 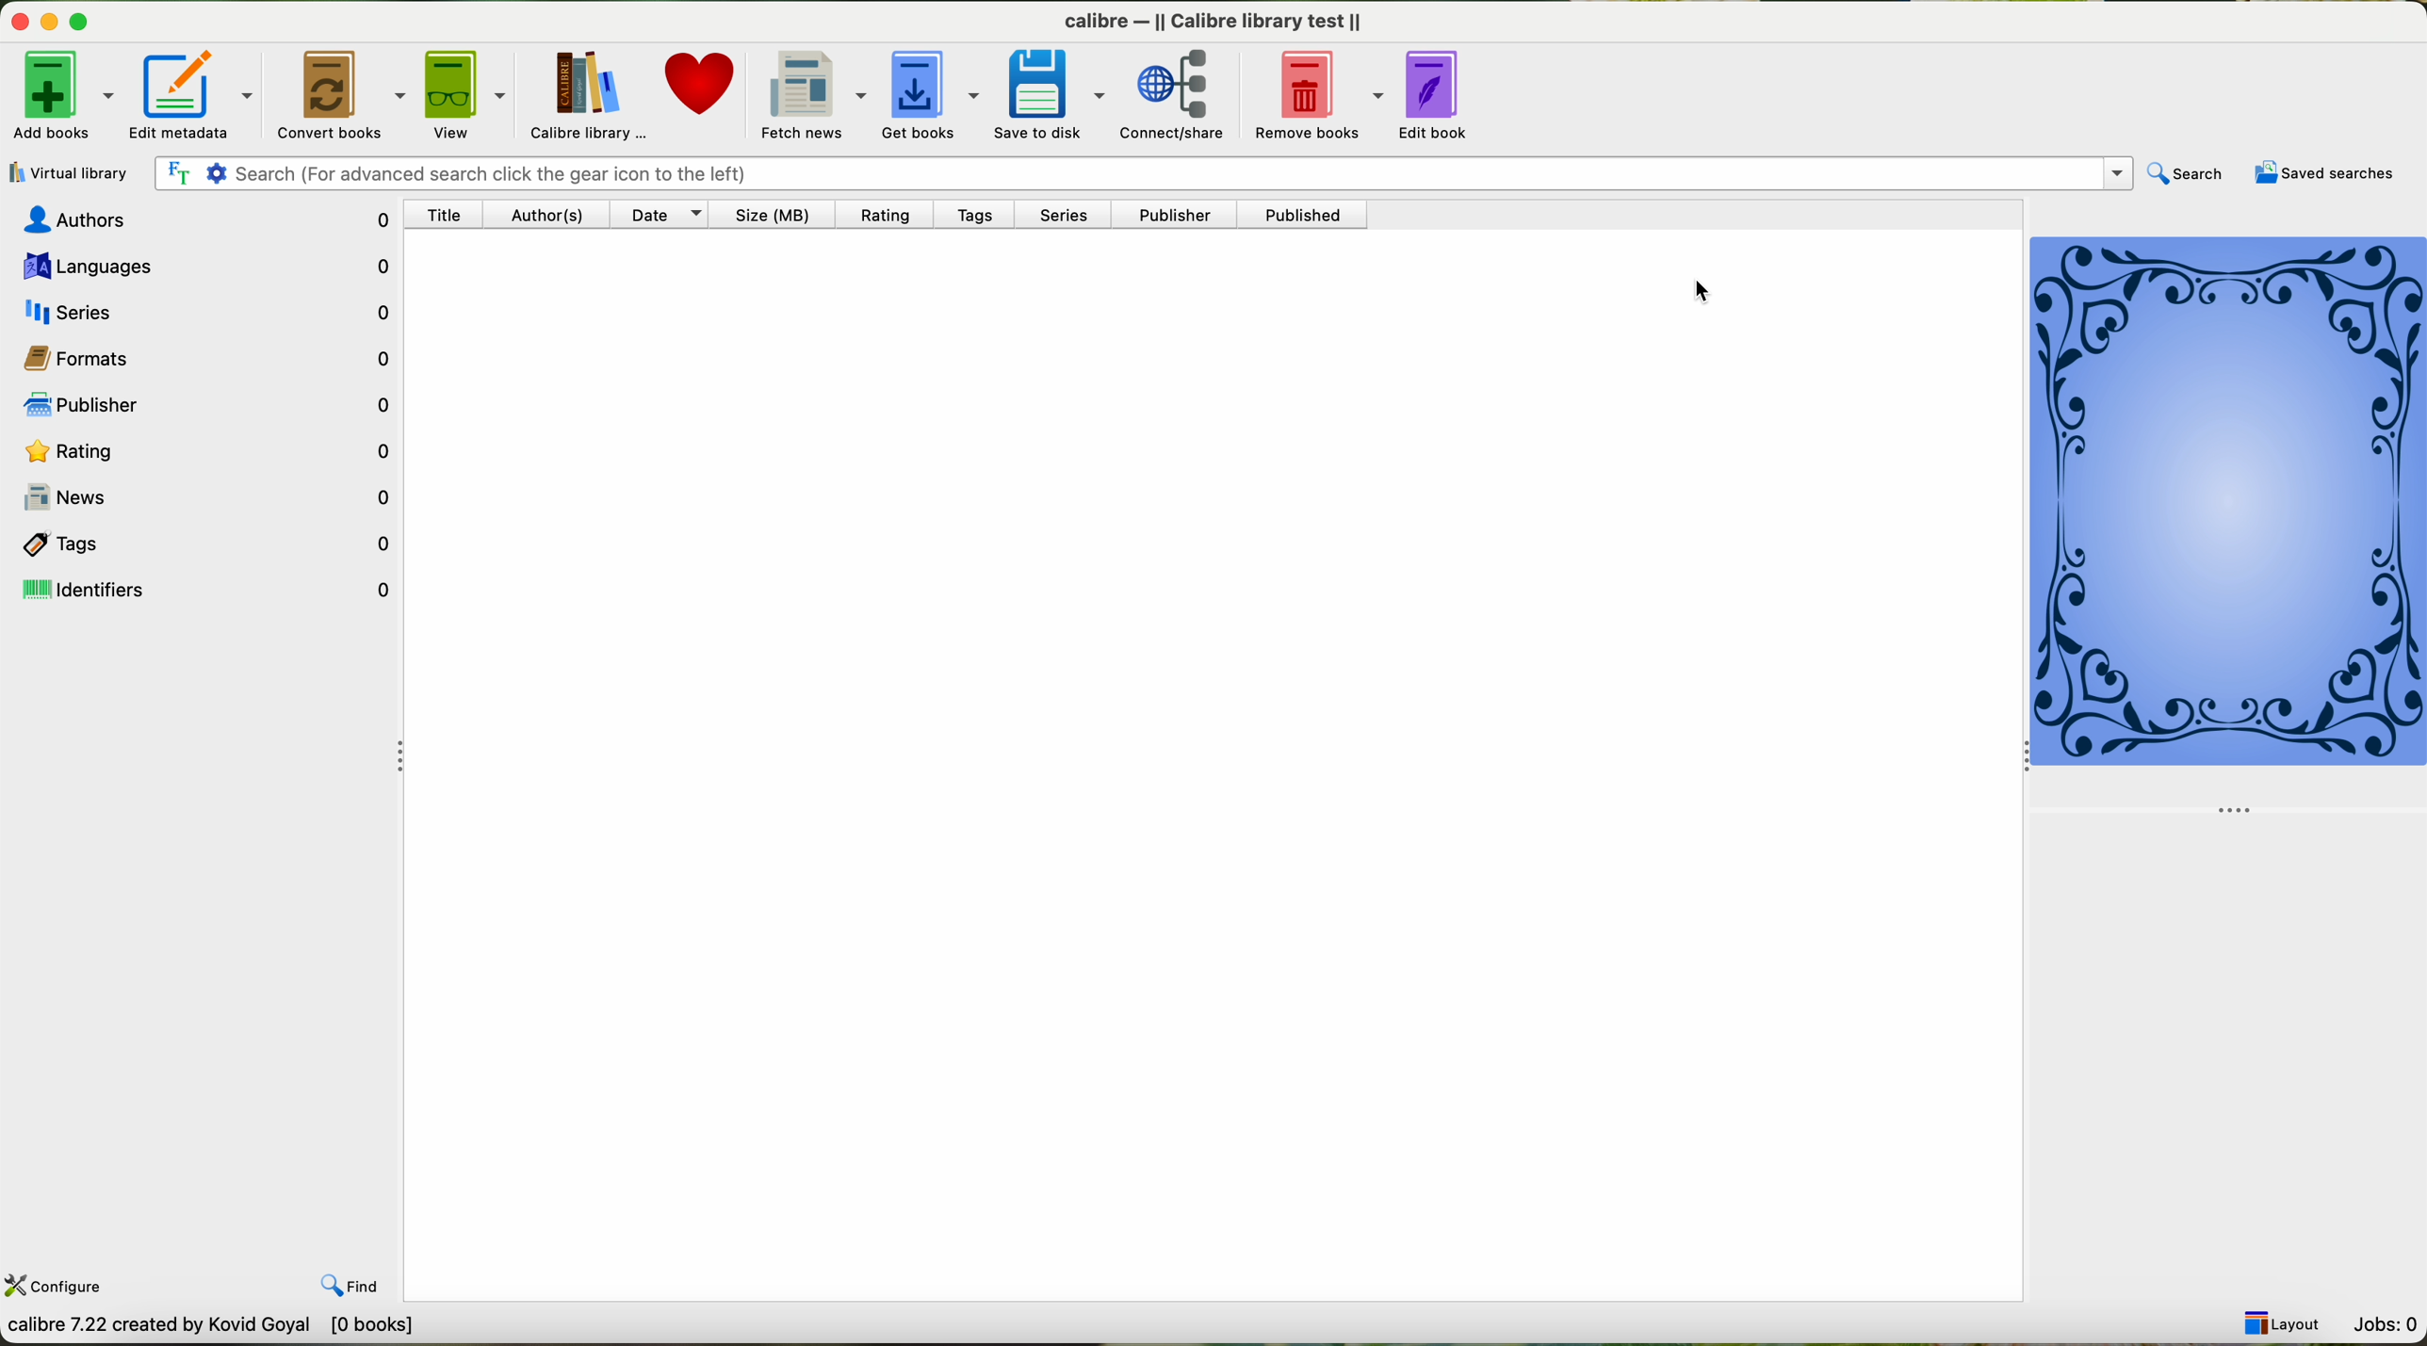 What do you see at coordinates (1219, 20) in the screenshot?
I see `calibre — || Calibre library ||` at bounding box center [1219, 20].